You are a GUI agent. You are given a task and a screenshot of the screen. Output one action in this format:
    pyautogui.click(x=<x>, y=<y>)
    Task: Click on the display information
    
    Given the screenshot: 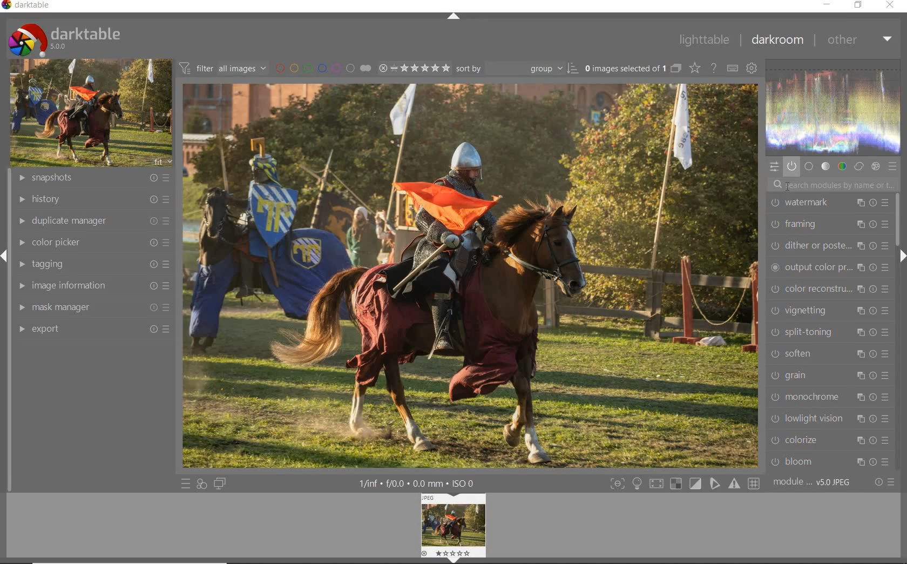 What is the action you would take?
    pyautogui.click(x=422, y=483)
    